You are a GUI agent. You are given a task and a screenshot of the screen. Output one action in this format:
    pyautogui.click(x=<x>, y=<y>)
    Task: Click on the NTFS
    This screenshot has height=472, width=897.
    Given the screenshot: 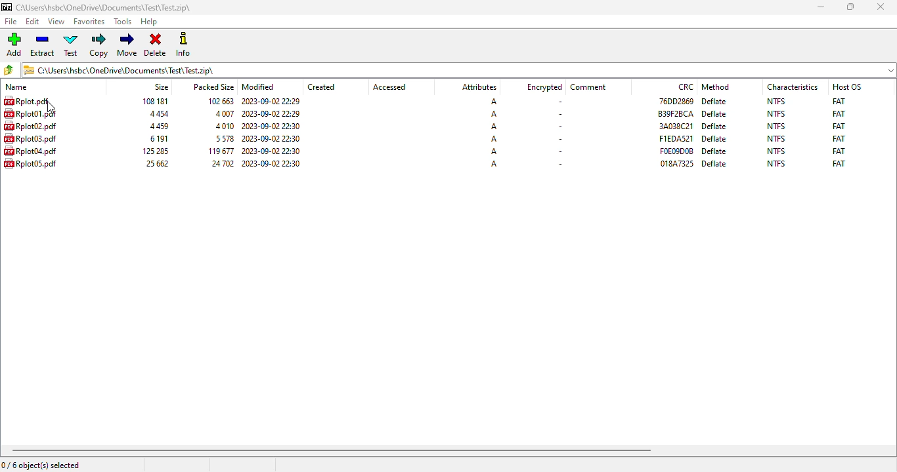 What is the action you would take?
    pyautogui.click(x=776, y=126)
    